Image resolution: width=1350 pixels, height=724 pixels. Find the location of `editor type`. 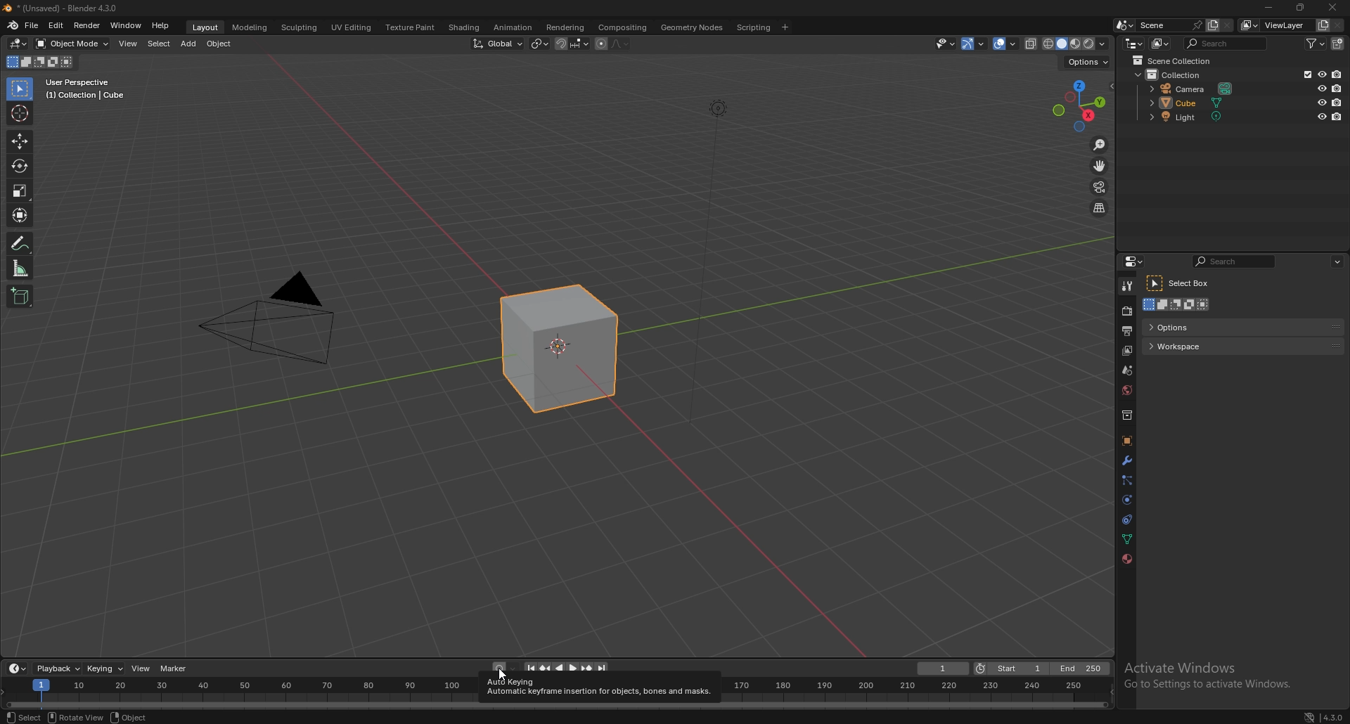

editor type is located at coordinates (19, 44).